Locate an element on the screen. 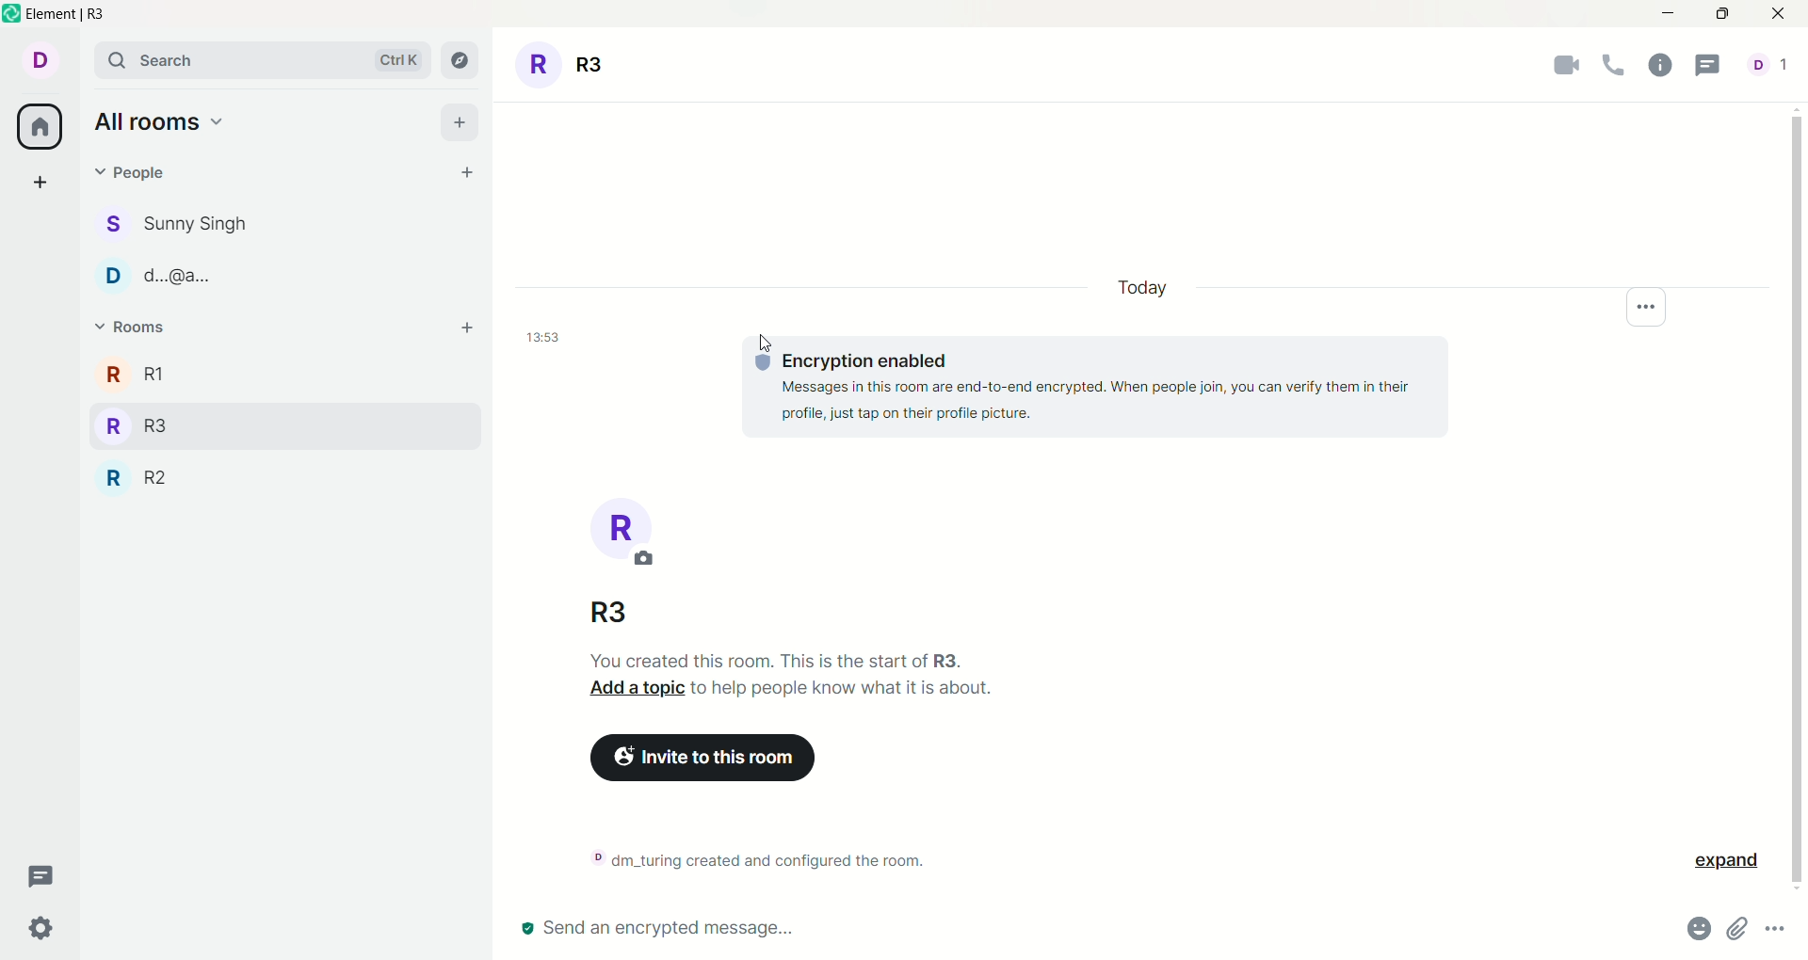 Image resolution: width=1808 pixels, height=960 pixels. send encrypted message is located at coordinates (648, 929).